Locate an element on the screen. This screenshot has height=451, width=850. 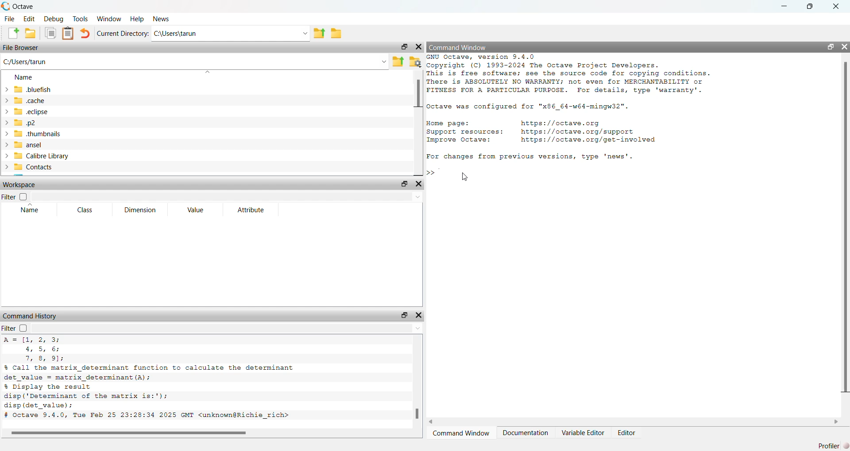
Editor is located at coordinates (628, 432).